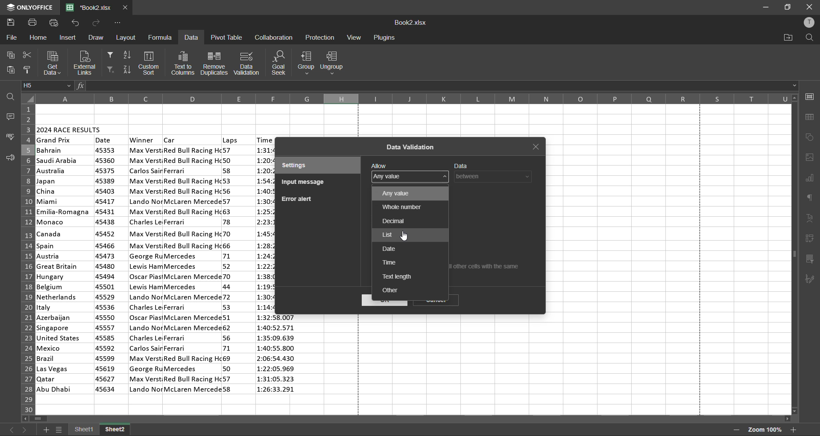 The image size is (820, 436). Describe the element at coordinates (64, 270) in the screenshot. I see `country names` at that location.